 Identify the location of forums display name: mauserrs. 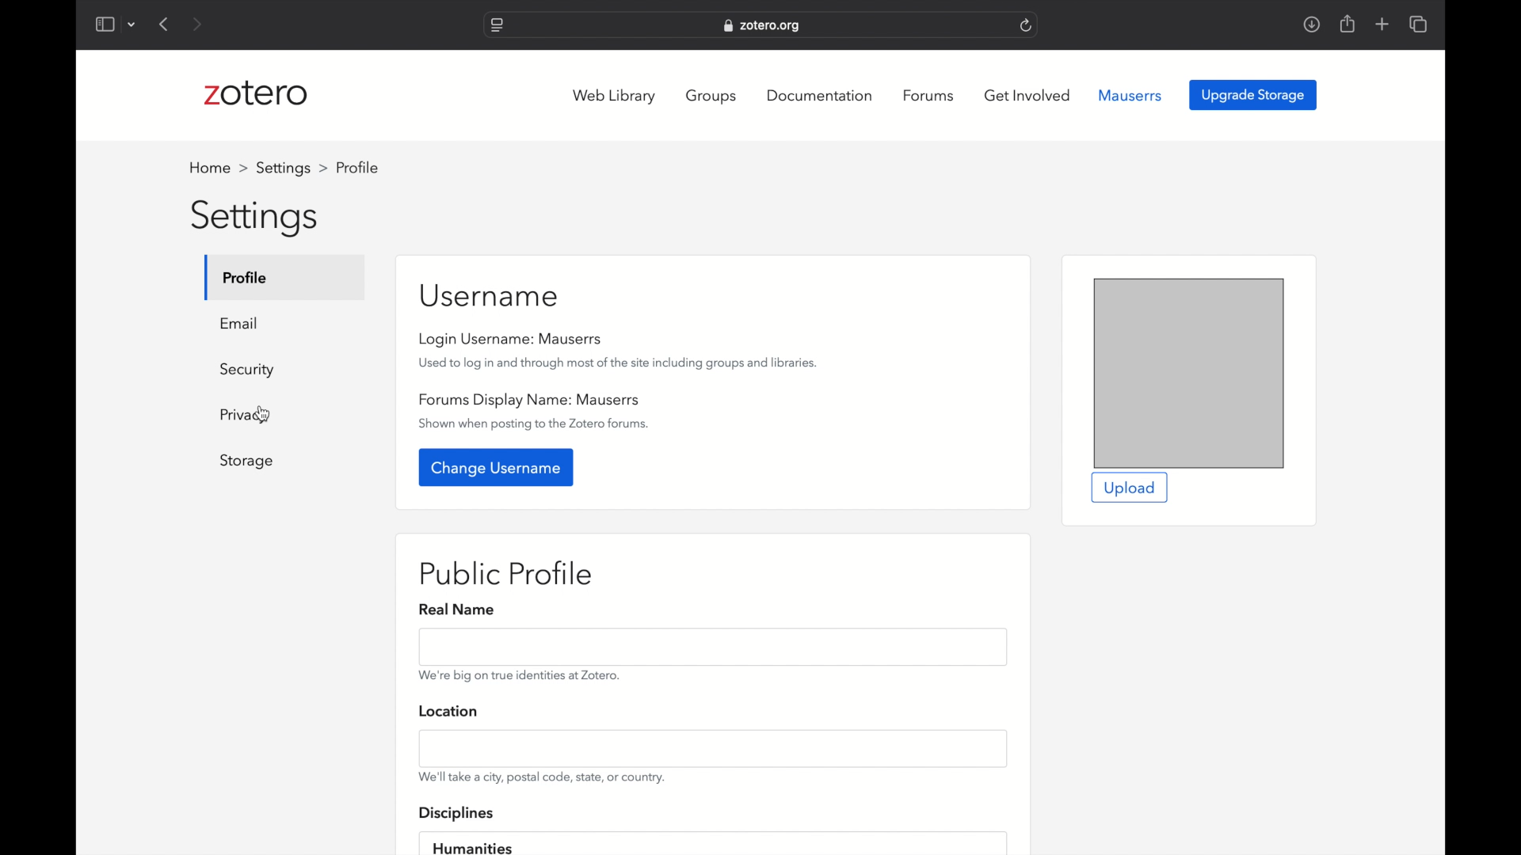
(529, 400).